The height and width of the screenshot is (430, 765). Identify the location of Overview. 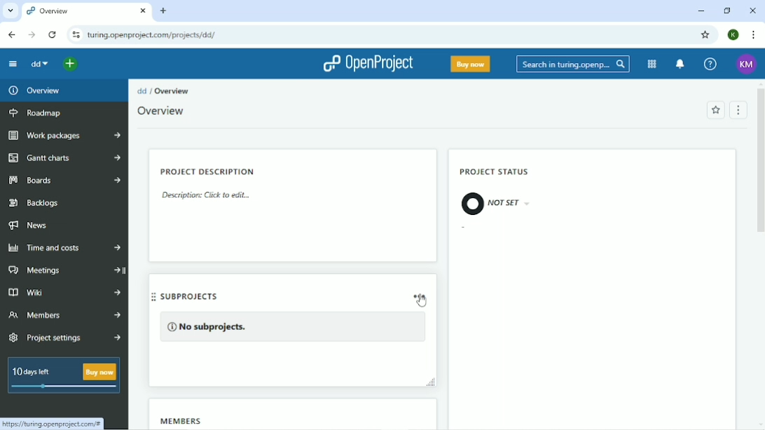
(163, 111).